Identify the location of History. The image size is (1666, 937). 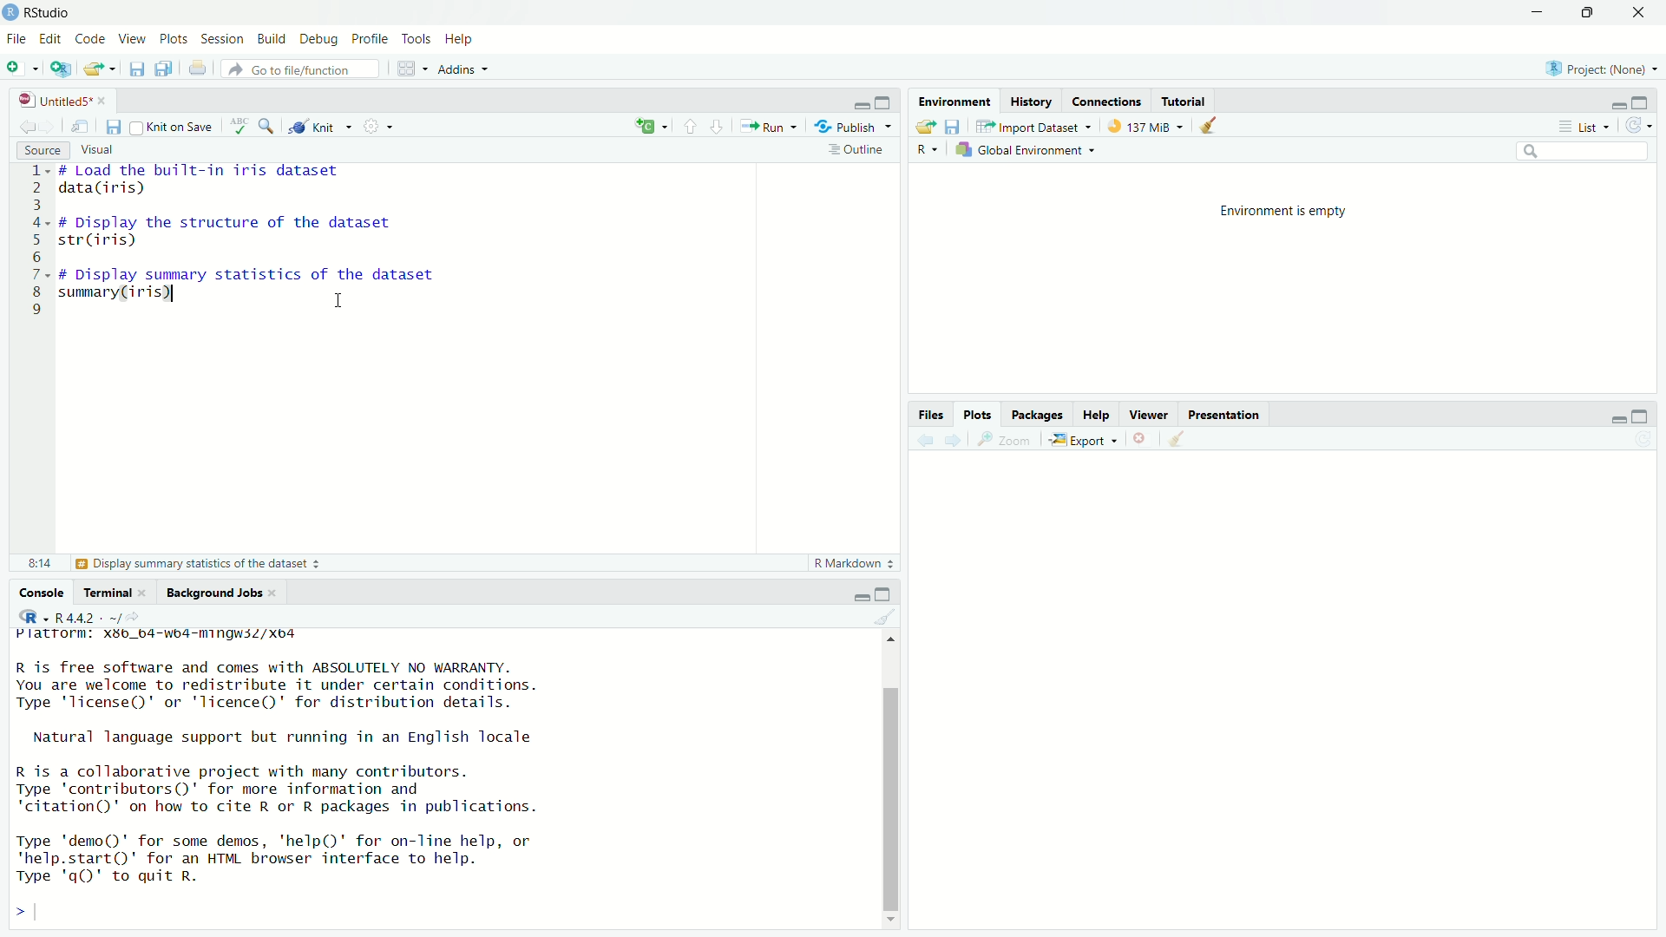
(1030, 102).